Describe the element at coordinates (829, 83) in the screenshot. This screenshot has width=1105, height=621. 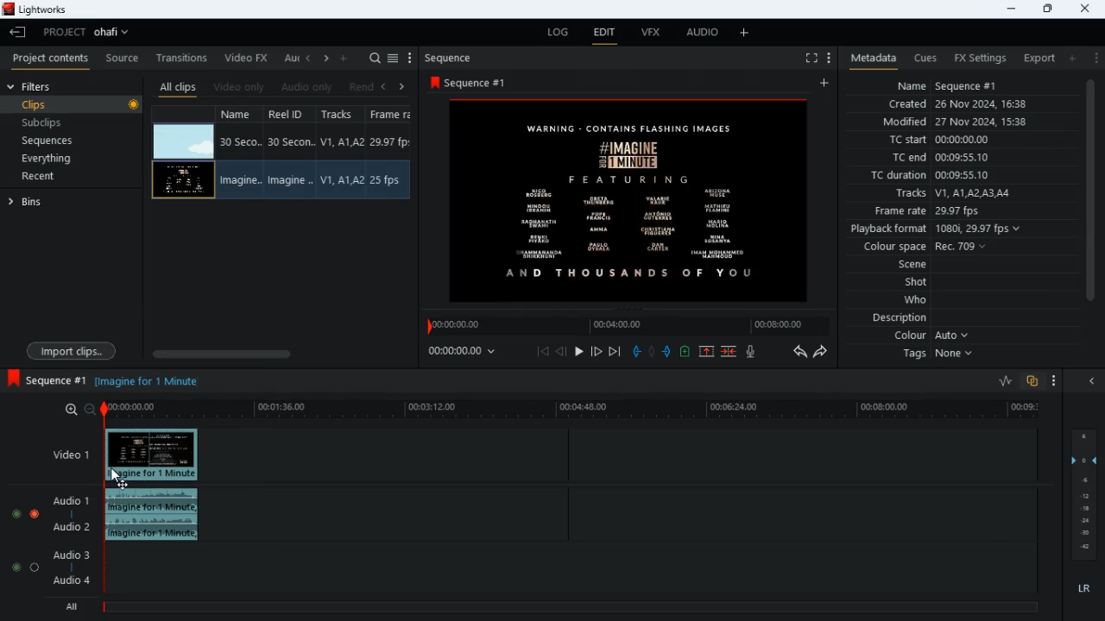
I see `add` at that location.